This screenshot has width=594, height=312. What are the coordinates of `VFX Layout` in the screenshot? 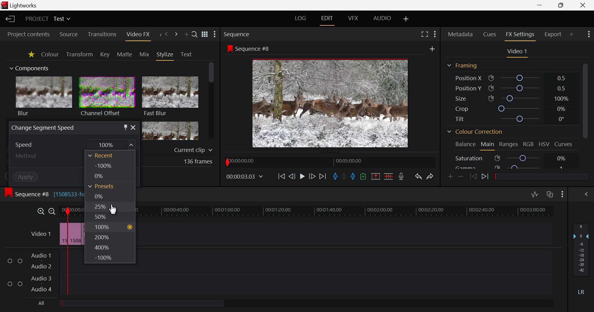 It's located at (353, 19).